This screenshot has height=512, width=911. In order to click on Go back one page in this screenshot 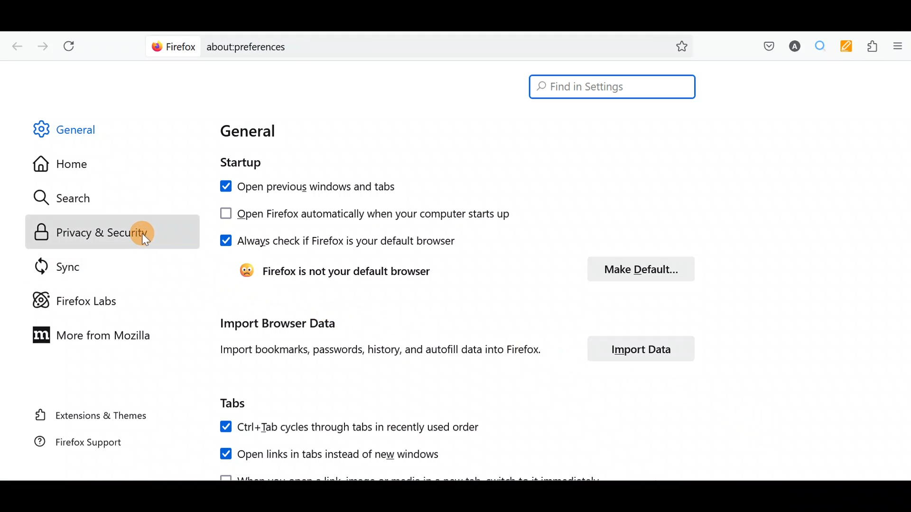, I will do `click(15, 45)`.